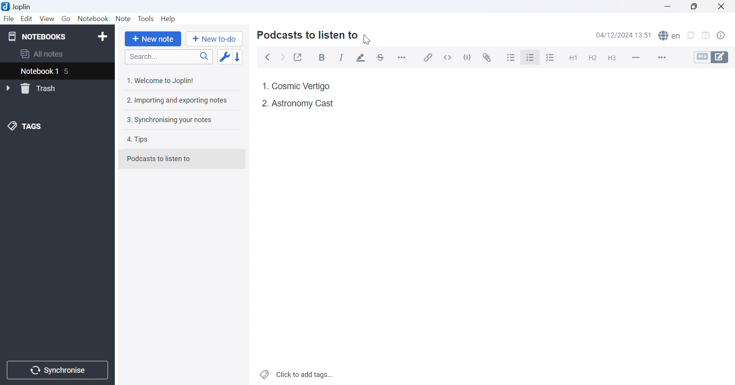  I want to click on Horizontal, so click(403, 57).